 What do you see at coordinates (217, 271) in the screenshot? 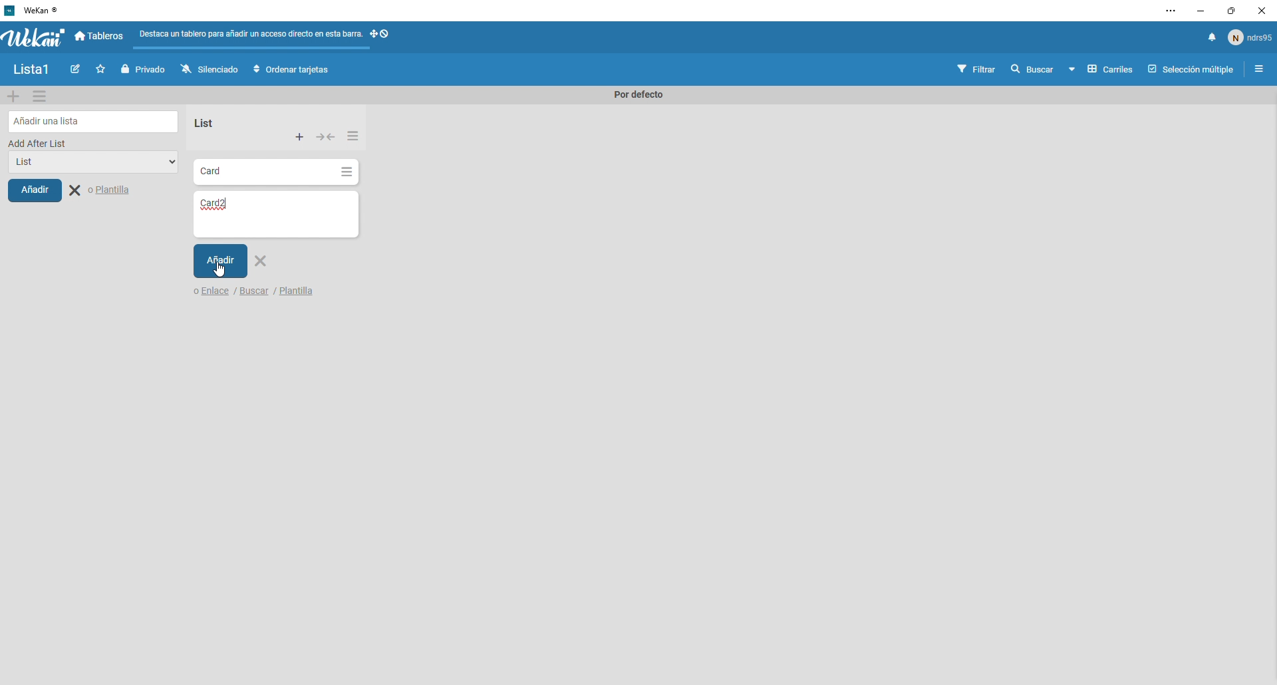
I see `cursor` at bounding box center [217, 271].